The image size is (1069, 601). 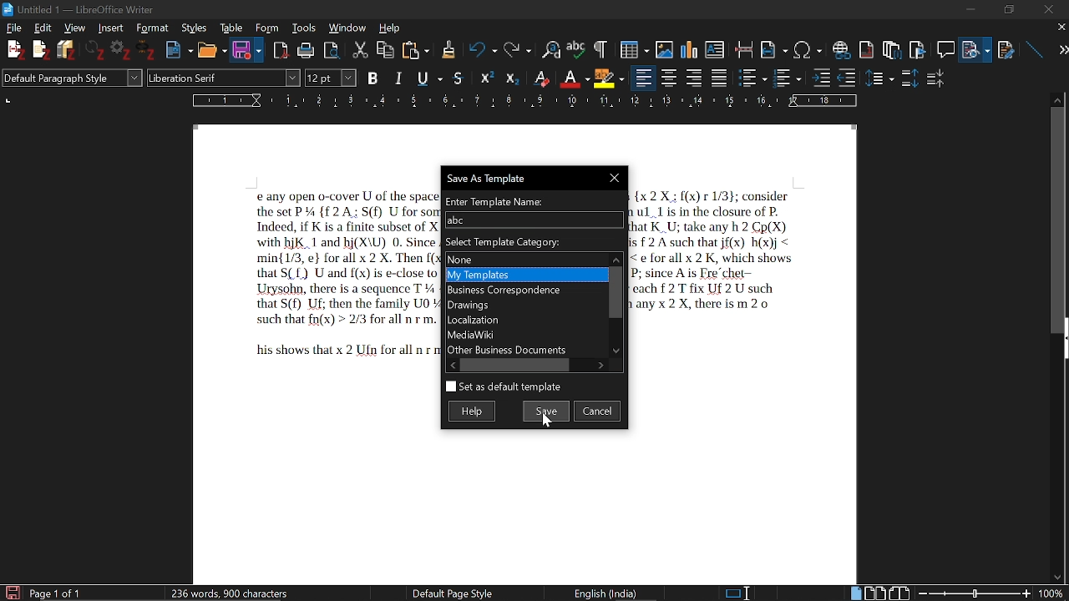 What do you see at coordinates (16, 28) in the screenshot?
I see `File` at bounding box center [16, 28].